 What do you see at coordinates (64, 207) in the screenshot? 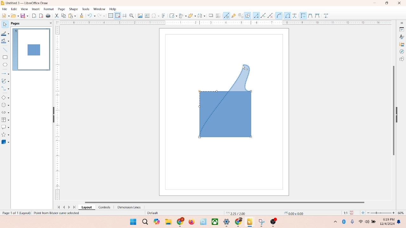
I see `previous page` at bounding box center [64, 207].